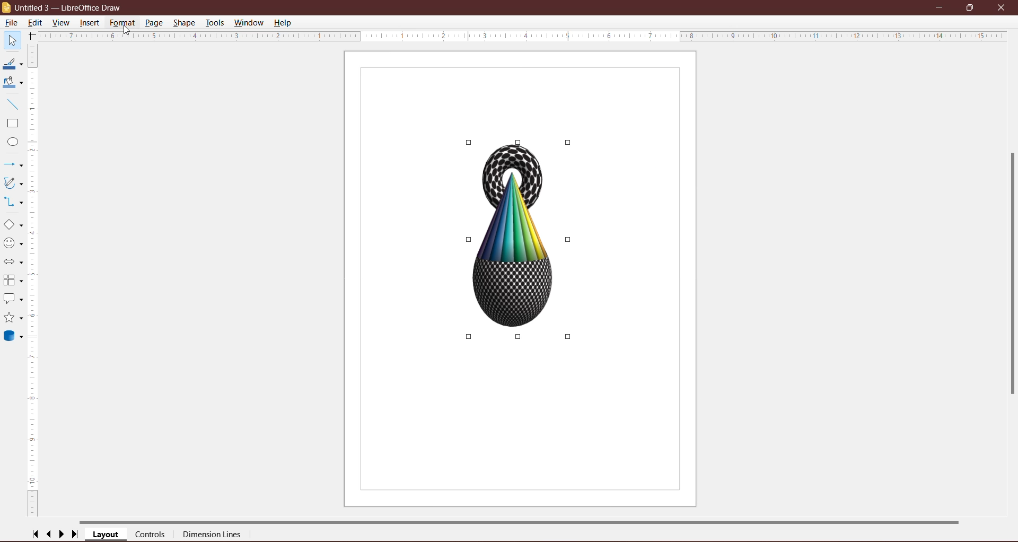 This screenshot has width=1018, height=542. I want to click on Minimize, so click(940, 6).